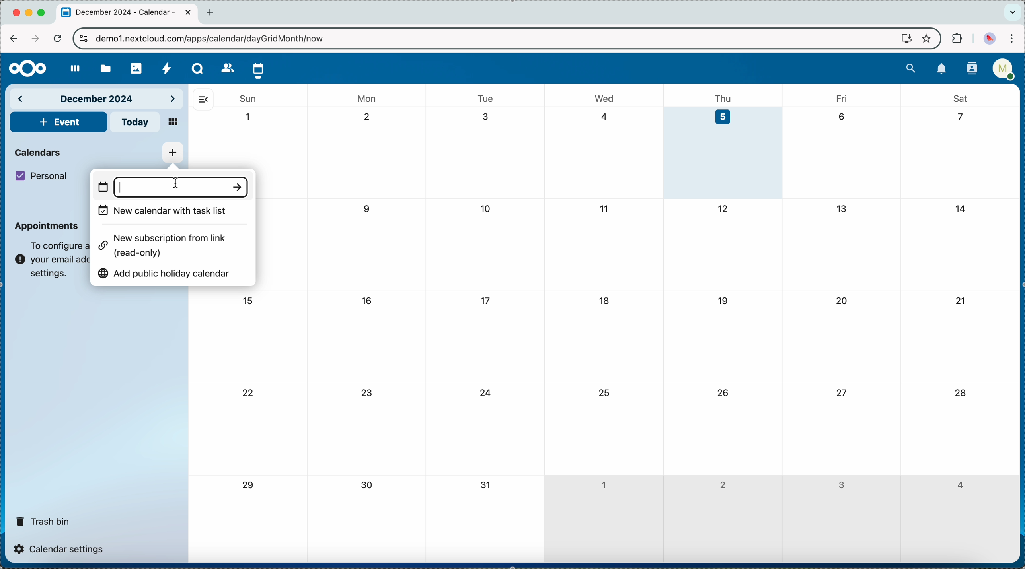  Describe the element at coordinates (911, 67) in the screenshot. I see `search` at that location.